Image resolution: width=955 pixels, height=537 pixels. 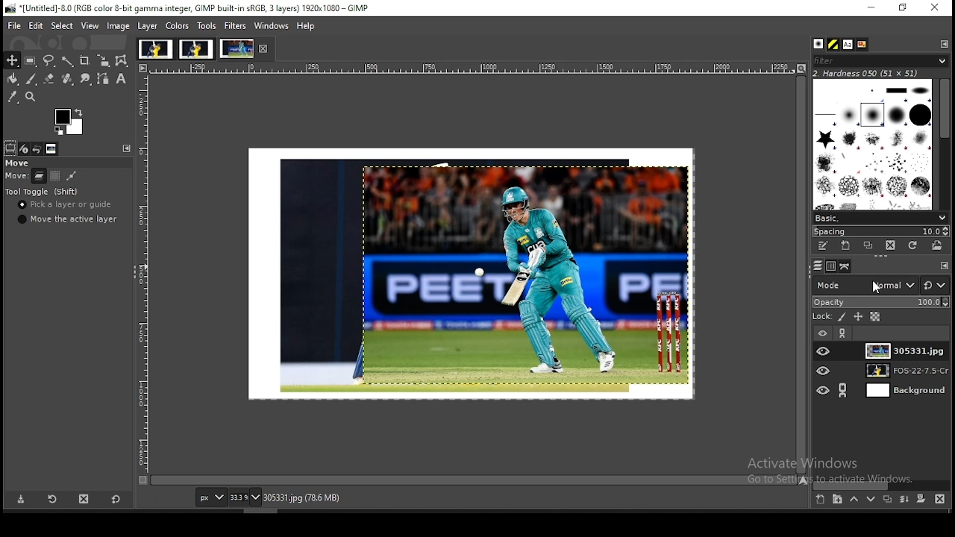 What do you see at coordinates (141, 274) in the screenshot?
I see `verttical scale` at bounding box center [141, 274].